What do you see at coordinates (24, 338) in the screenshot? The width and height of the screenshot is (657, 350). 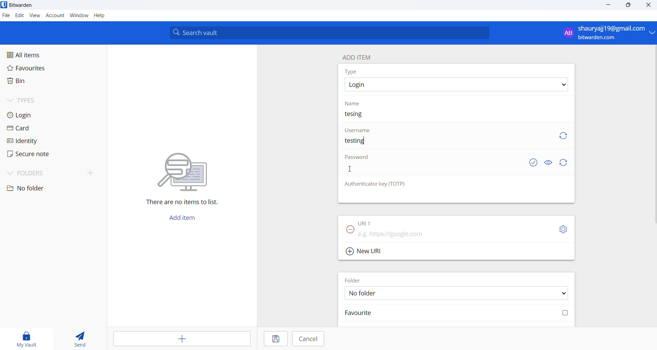 I see `my vault` at bounding box center [24, 338].